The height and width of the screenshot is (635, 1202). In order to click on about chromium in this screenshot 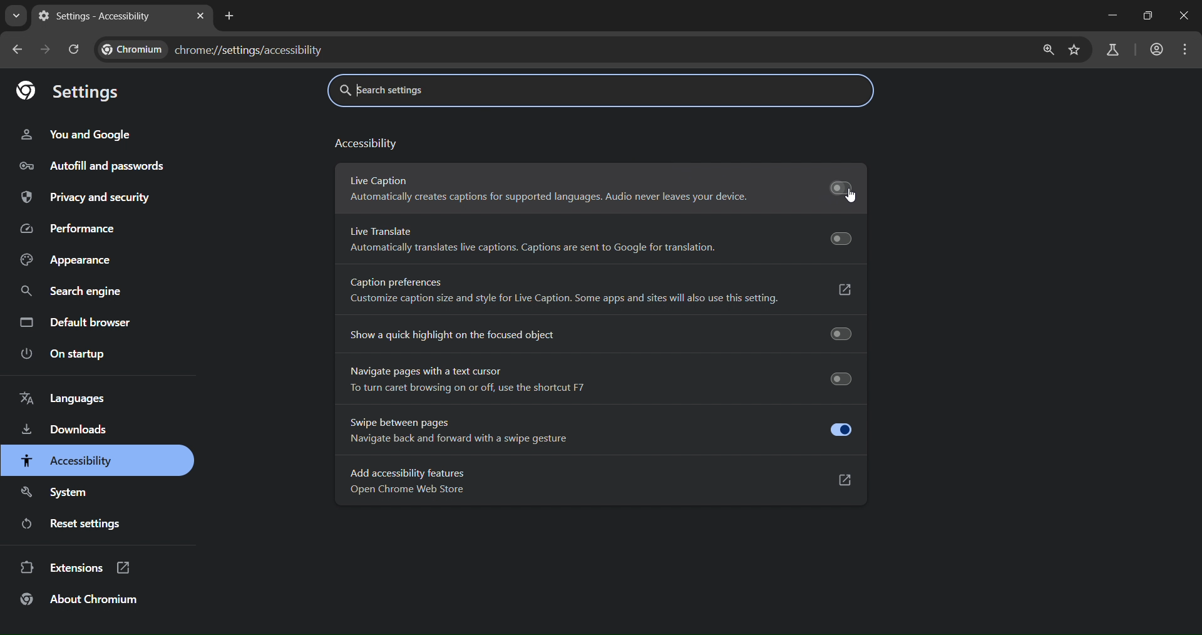, I will do `click(83, 601)`.